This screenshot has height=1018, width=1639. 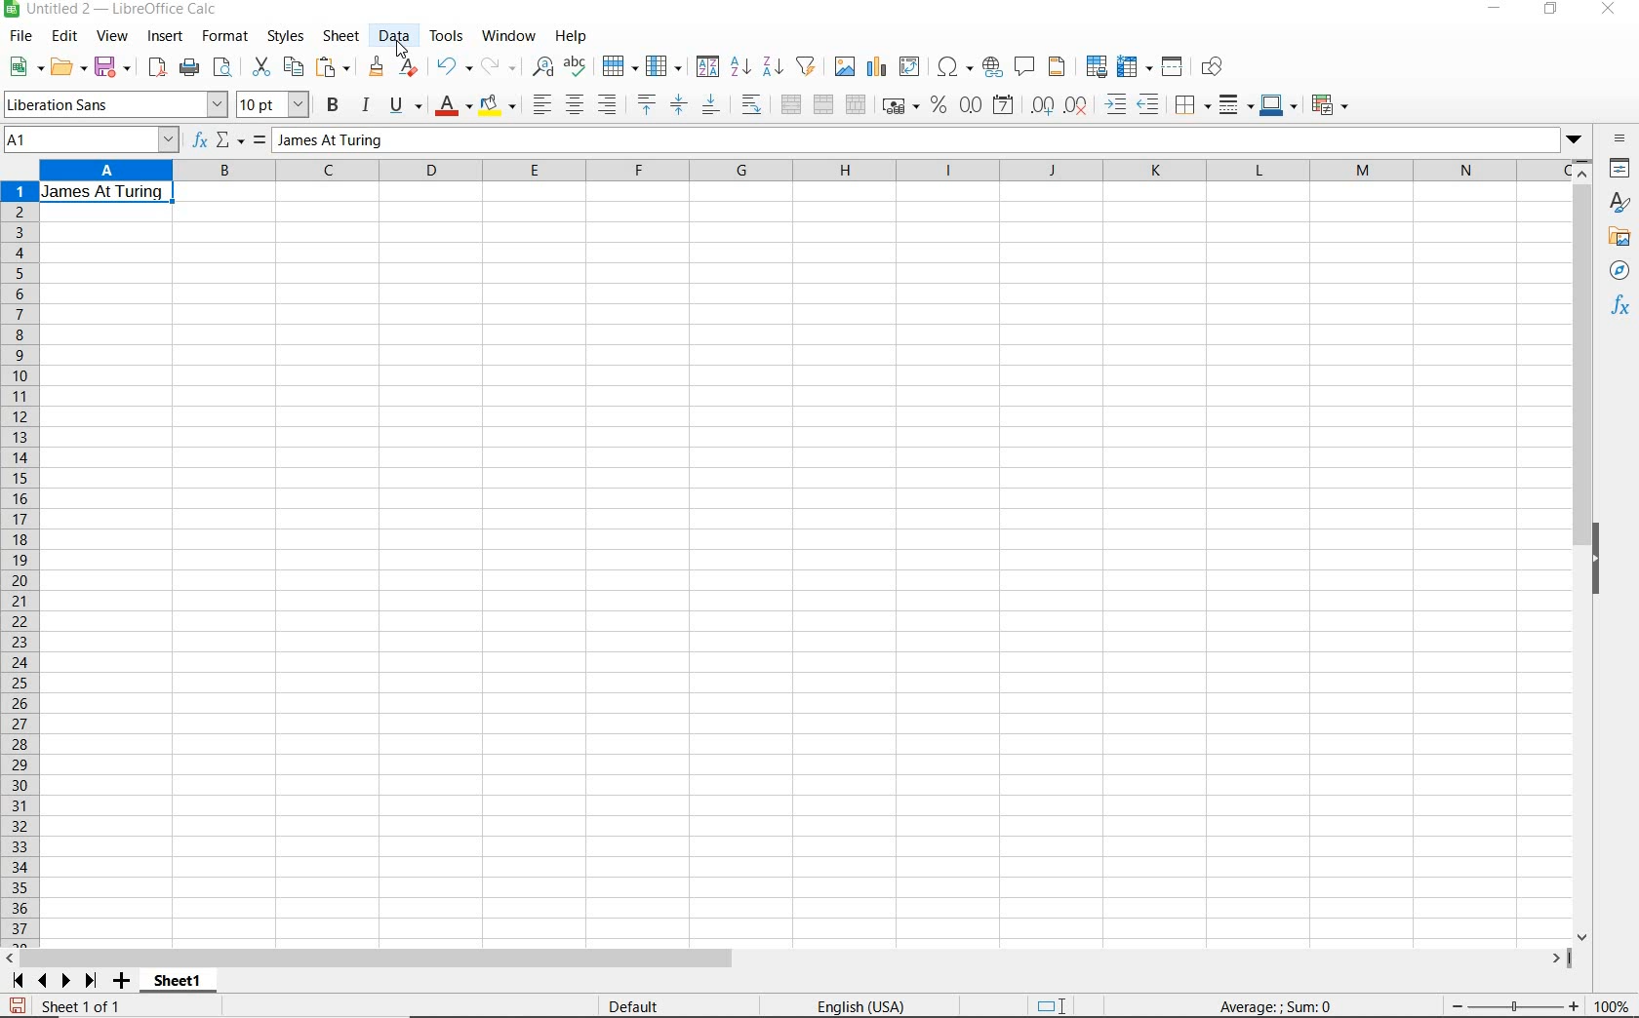 I want to click on sheet 1 of 1, so click(x=80, y=1005).